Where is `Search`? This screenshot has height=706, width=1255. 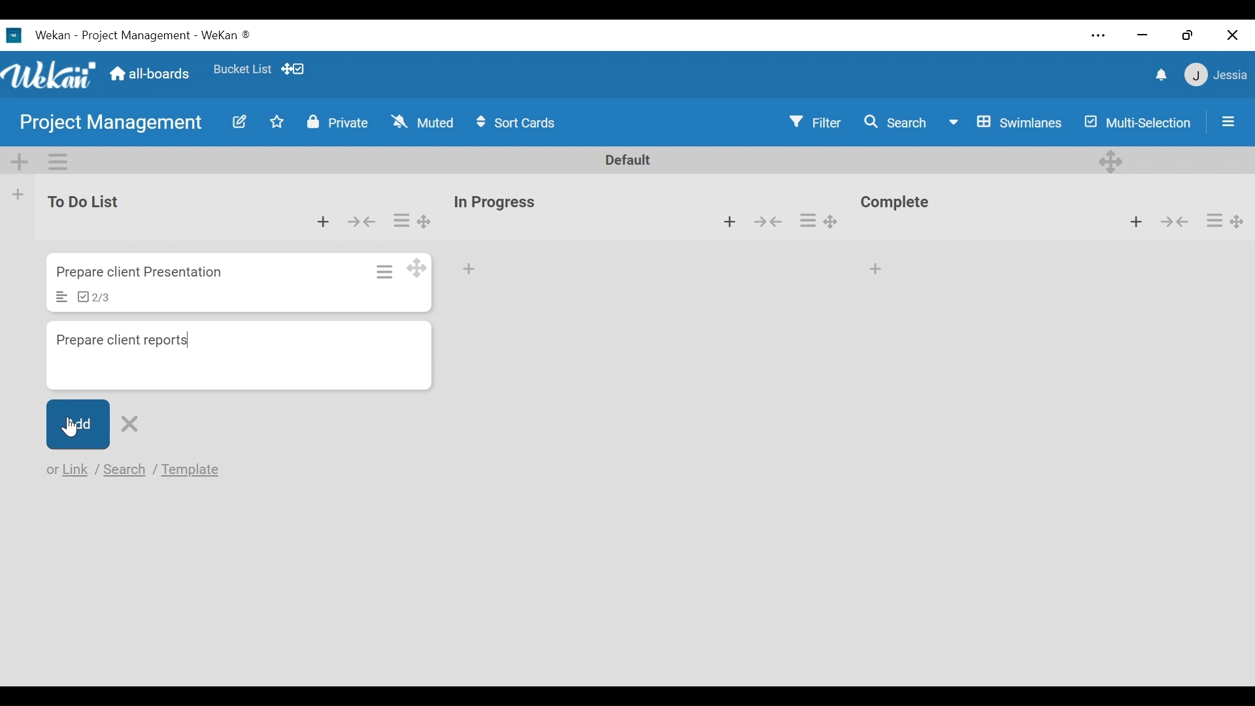 Search is located at coordinates (893, 122).